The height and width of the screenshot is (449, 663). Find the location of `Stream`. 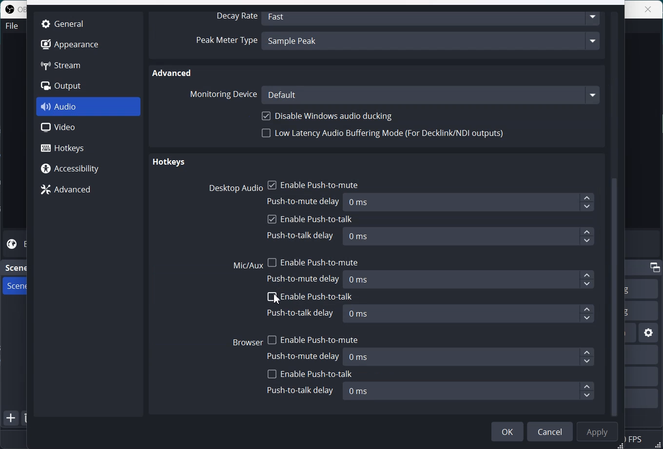

Stream is located at coordinates (69, 65).